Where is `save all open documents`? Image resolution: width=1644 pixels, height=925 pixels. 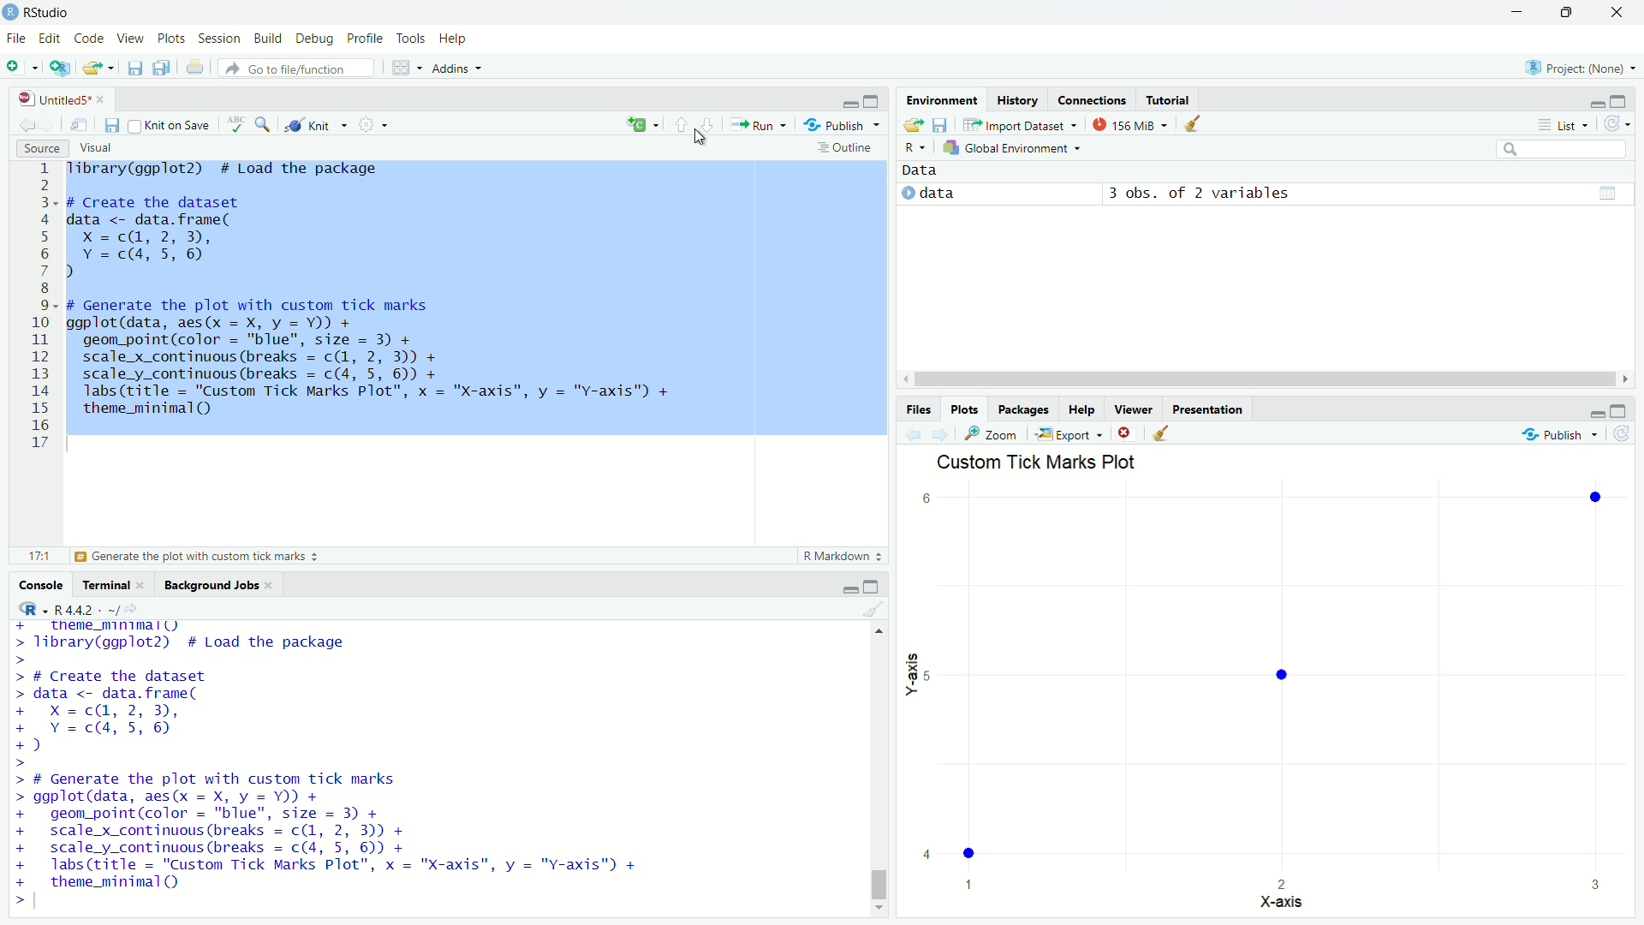 save all open documents is located at coordinates (160, 69).